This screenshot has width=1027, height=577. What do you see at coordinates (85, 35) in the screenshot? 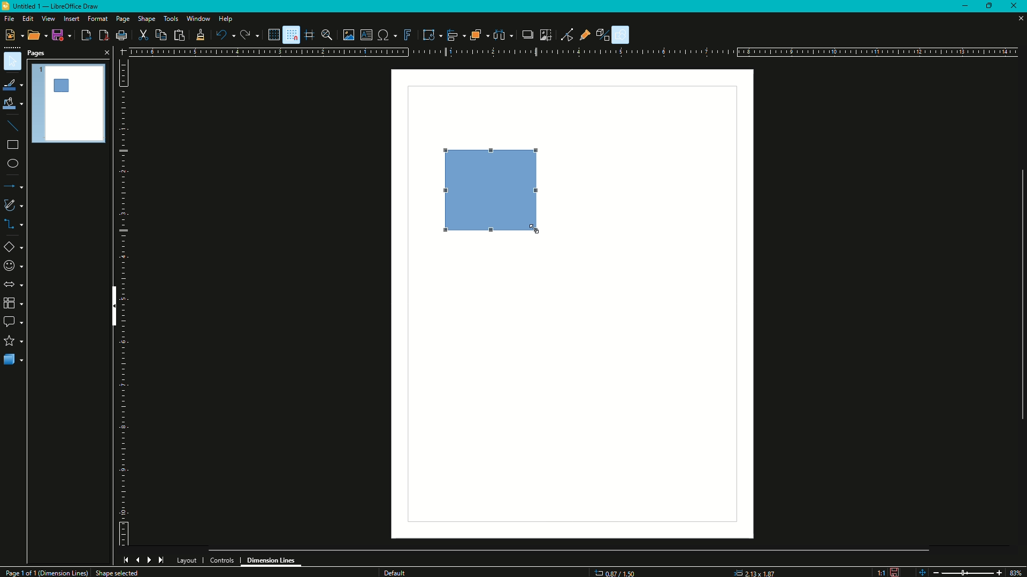
I see `Export` at bounding box center [85, 35].